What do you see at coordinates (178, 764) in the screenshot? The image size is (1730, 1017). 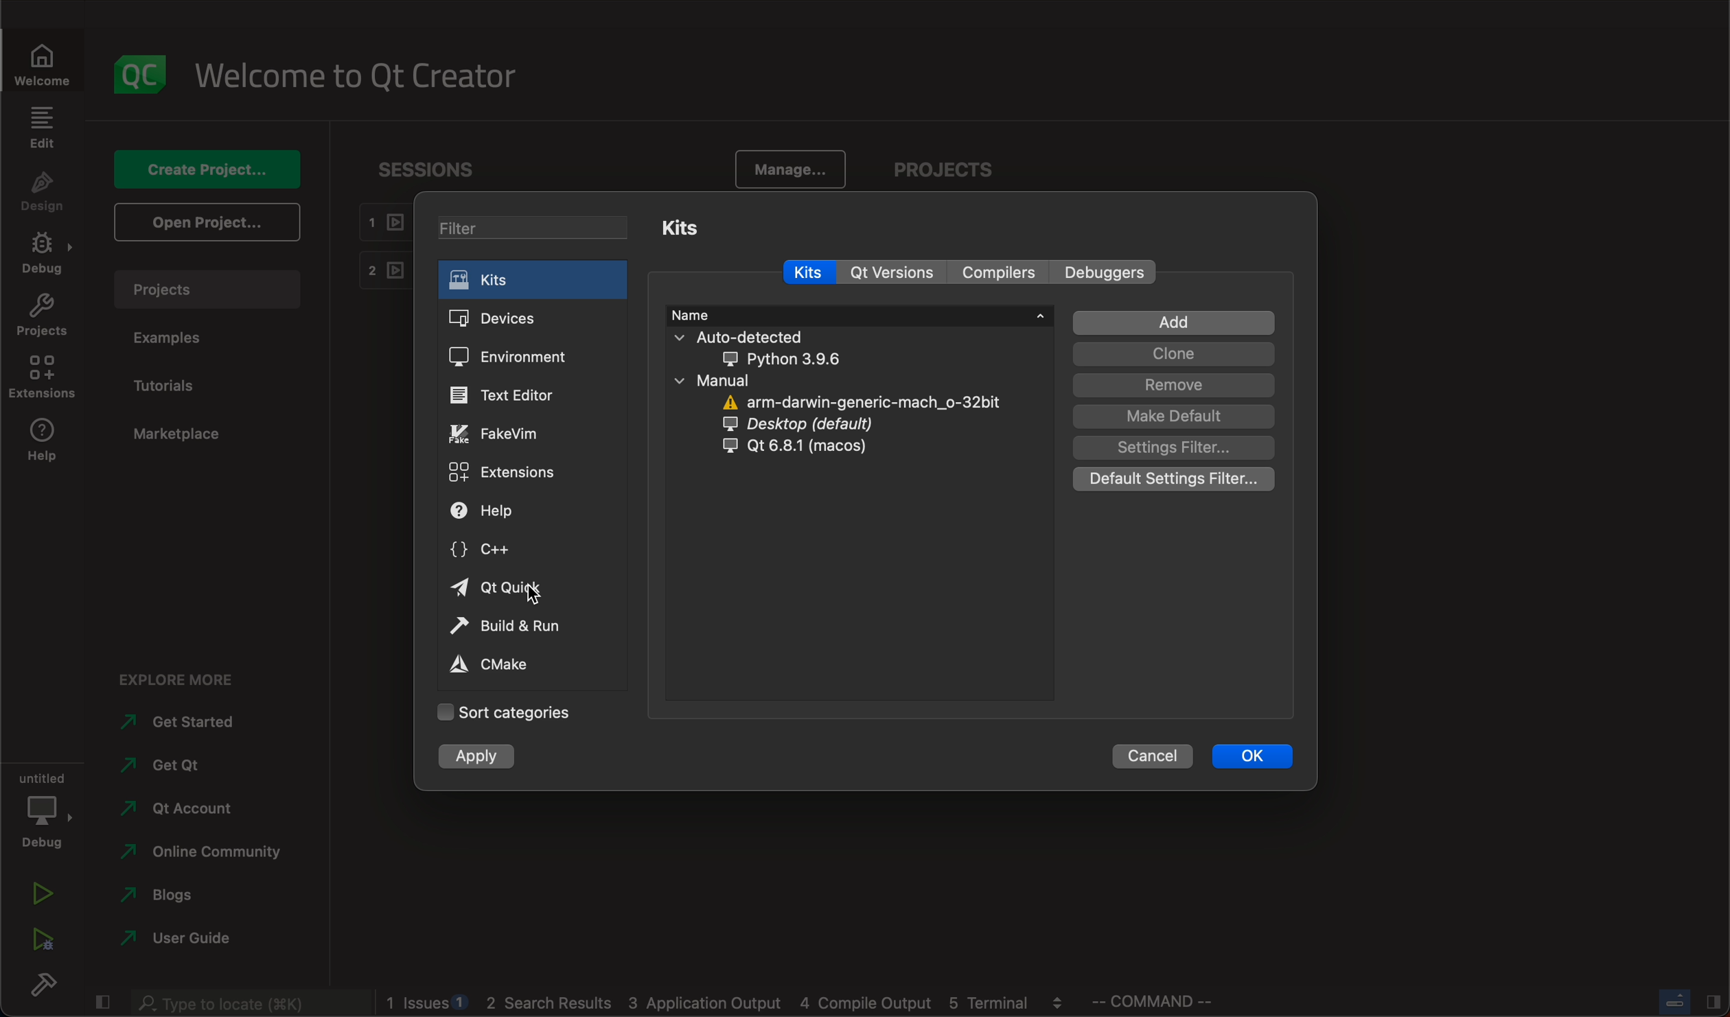 I see `get` at bounding box center [178, 764].